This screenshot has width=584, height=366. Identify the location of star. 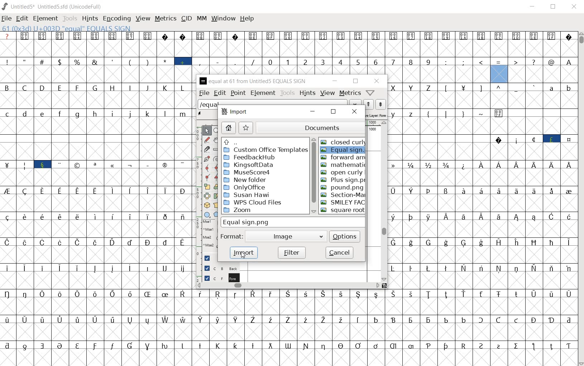
(246, 127).